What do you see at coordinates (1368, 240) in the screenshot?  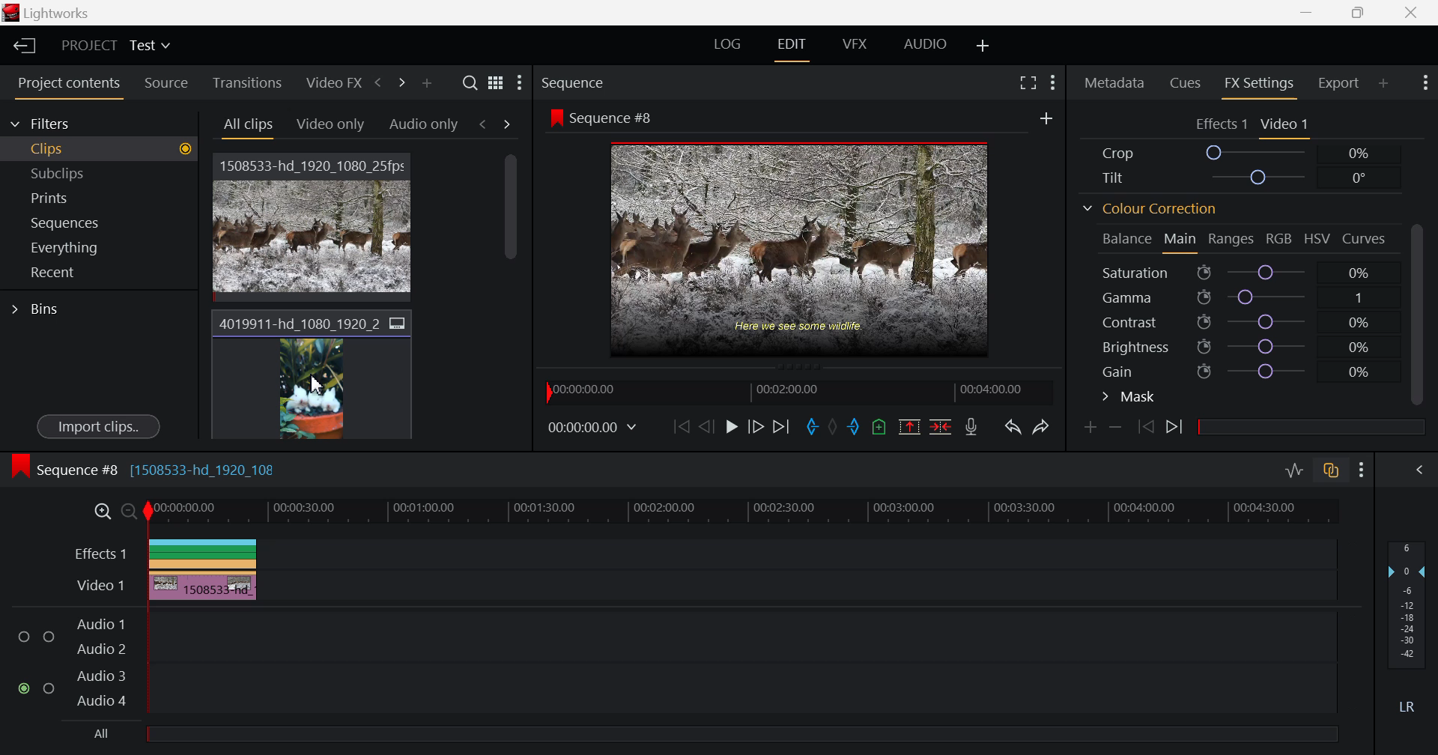 I see `Curves` at bounding box center [1368, 240].